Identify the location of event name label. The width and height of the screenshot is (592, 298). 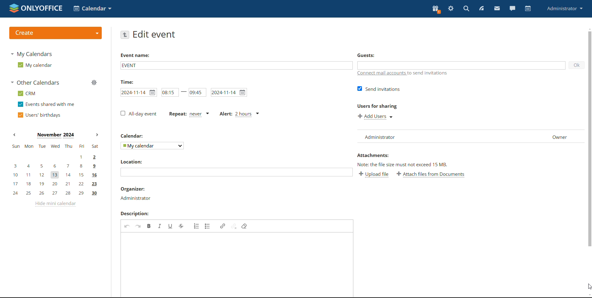
(137, 56).